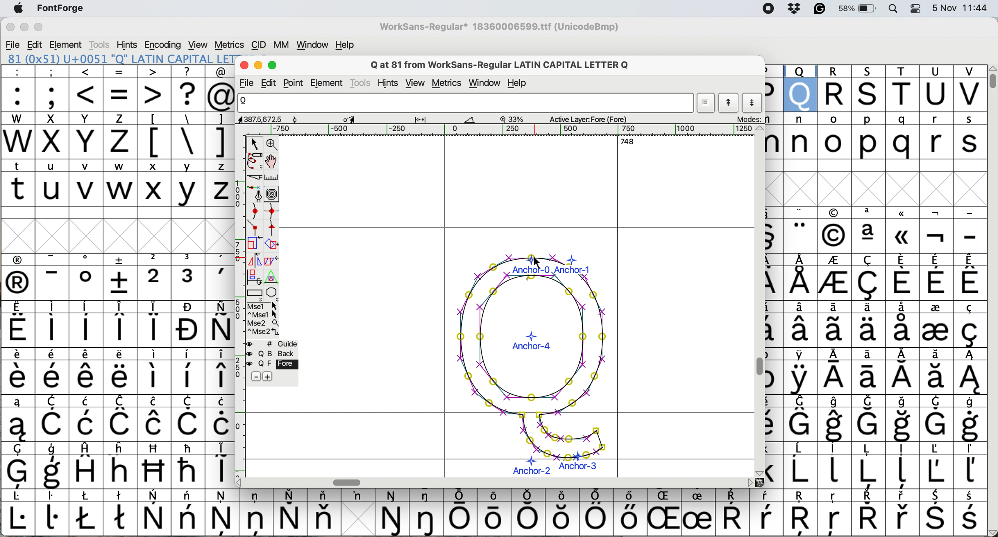  I want to click on control center, so click(916, 9).